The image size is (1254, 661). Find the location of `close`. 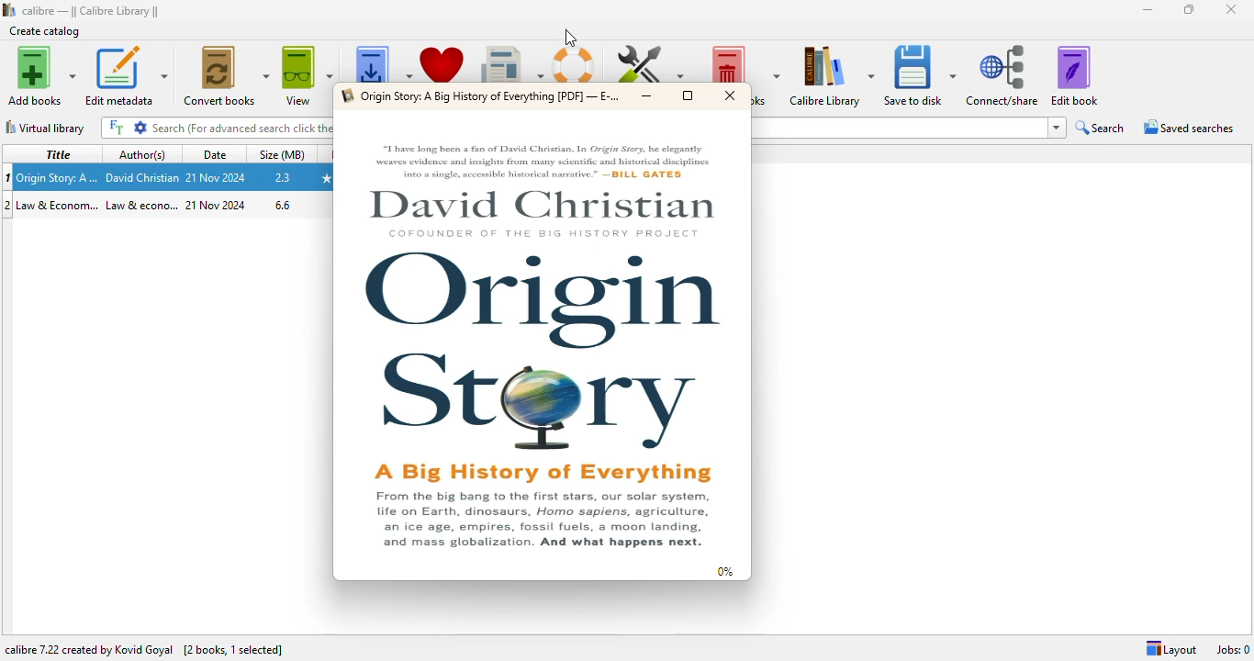

close is located at coordinates (731, 95).